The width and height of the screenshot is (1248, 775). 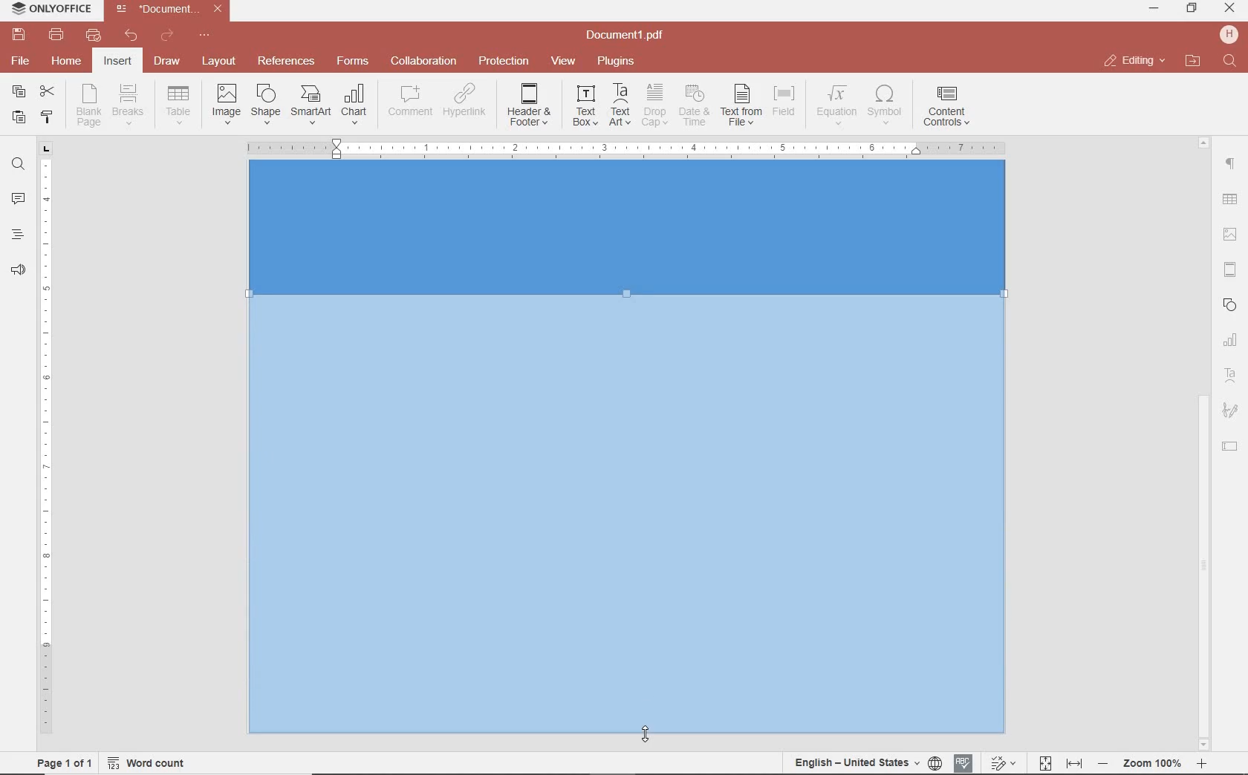 I want to click on plugins, so click(x=619, y=62).